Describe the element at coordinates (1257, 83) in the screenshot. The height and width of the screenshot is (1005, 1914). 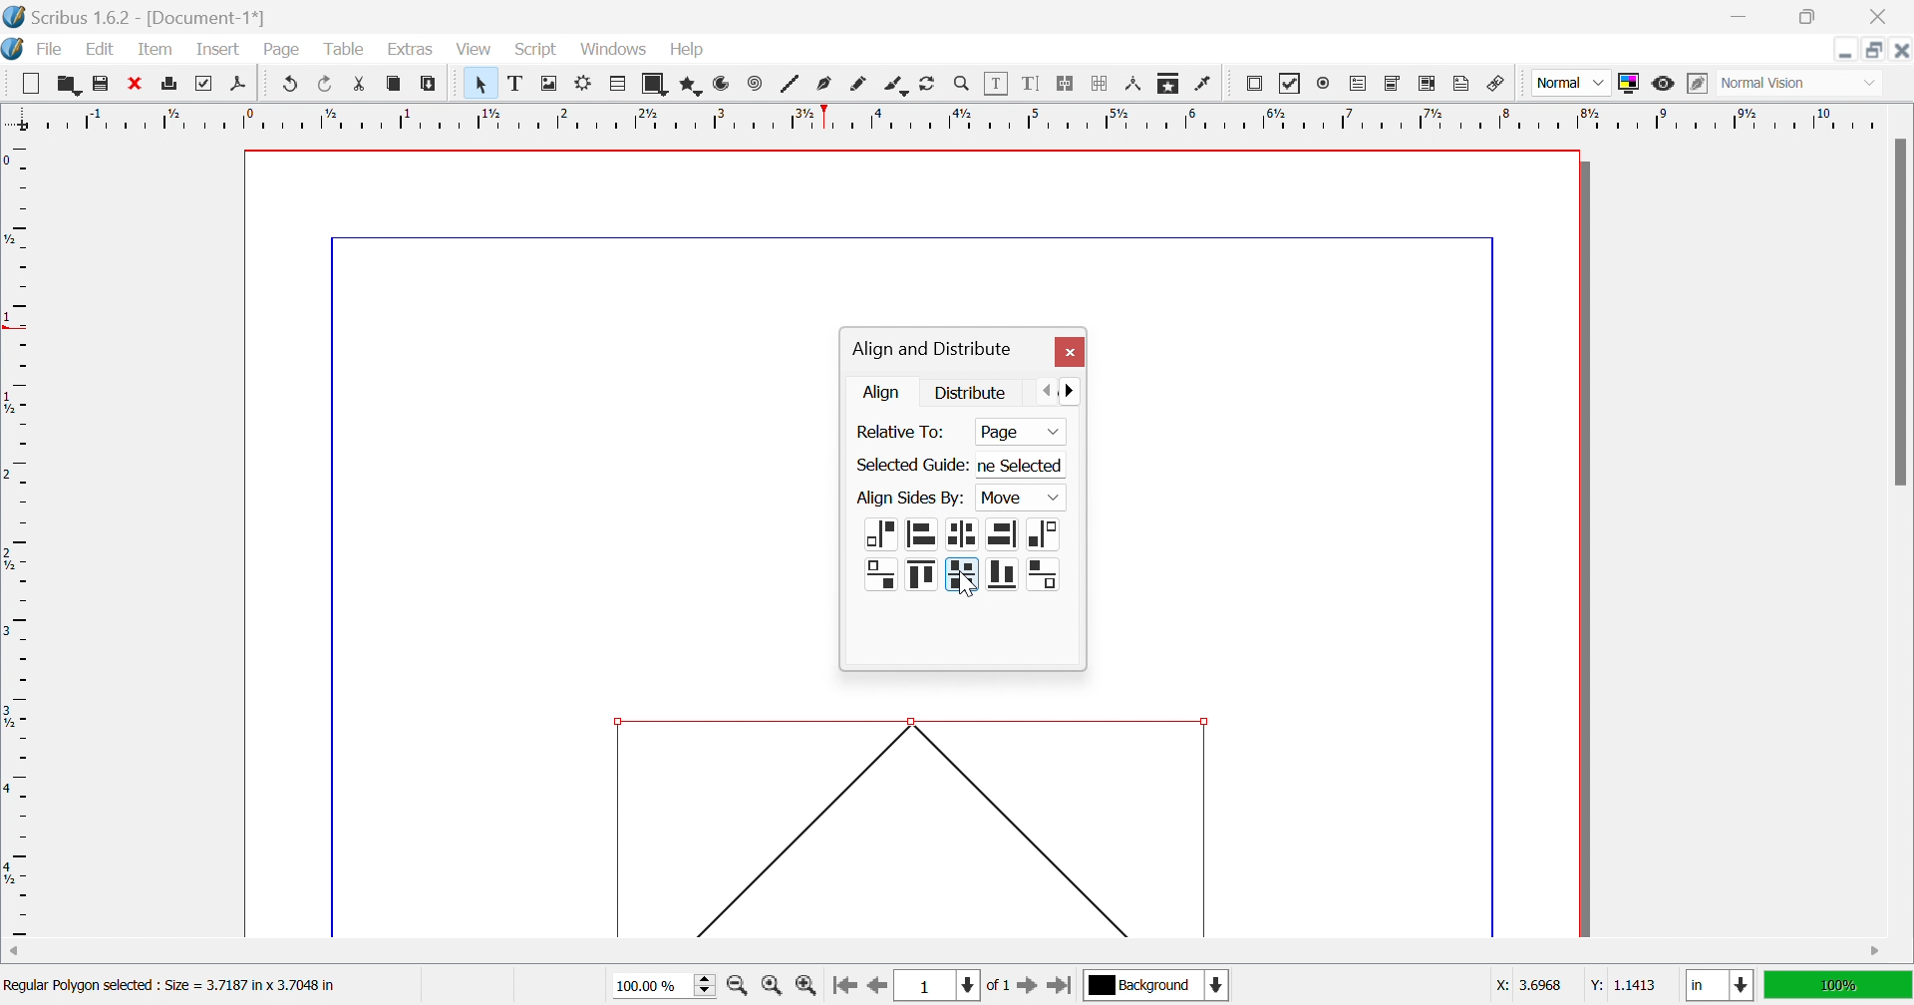
I see `PDF push button` at that location.